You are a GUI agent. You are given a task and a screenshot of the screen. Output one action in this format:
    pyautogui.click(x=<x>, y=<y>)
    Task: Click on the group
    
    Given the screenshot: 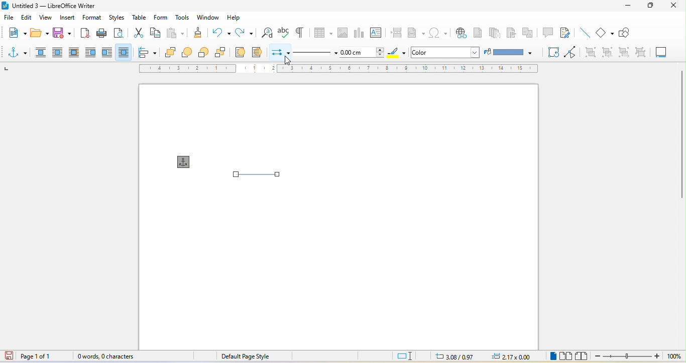 What is the action you would take?
    pyautogui.click(x=590, y=52)
    